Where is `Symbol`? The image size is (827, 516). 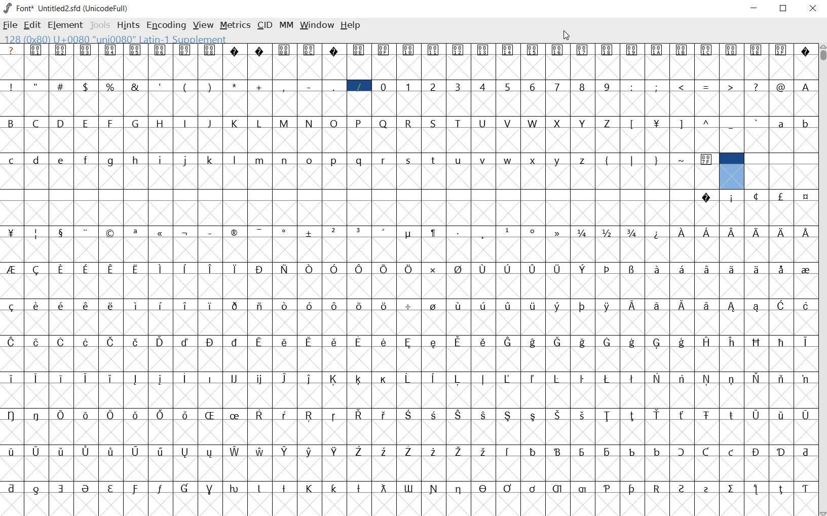
Symbol is located at coordinates (532, 378).